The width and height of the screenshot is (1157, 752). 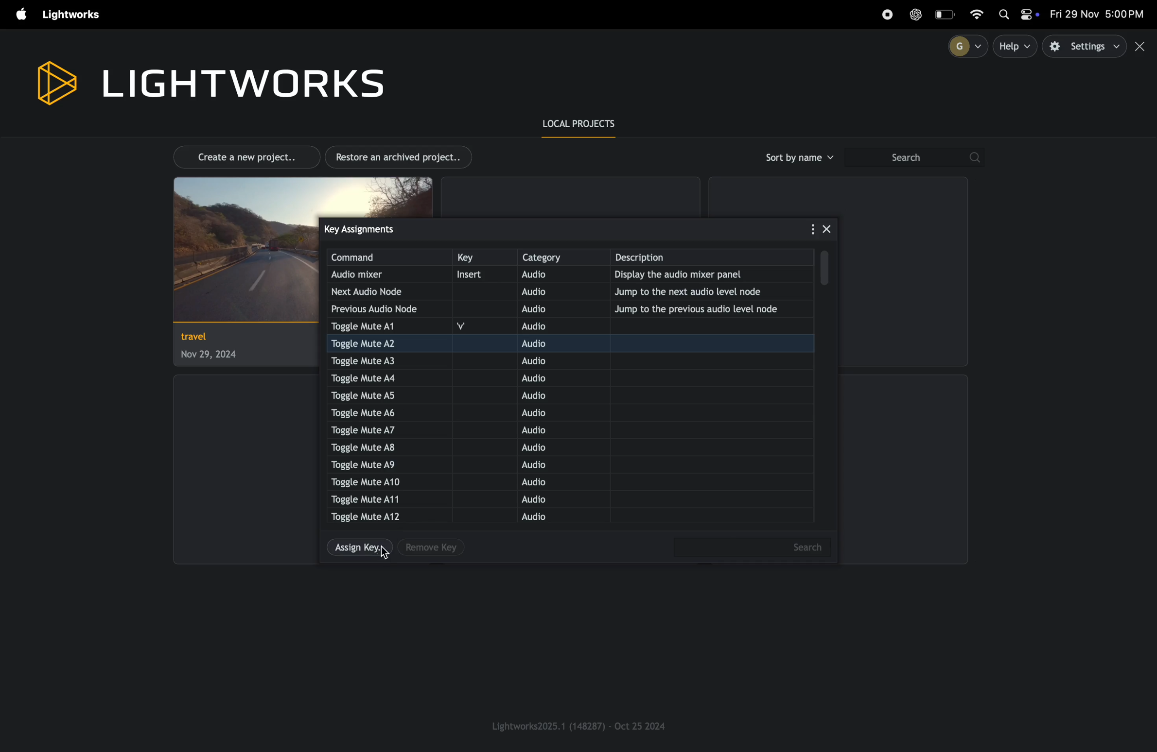 What do you see at coordinates (377, 291) in the screenshot?
I see `next audio node` at bounding box center [377, 291].